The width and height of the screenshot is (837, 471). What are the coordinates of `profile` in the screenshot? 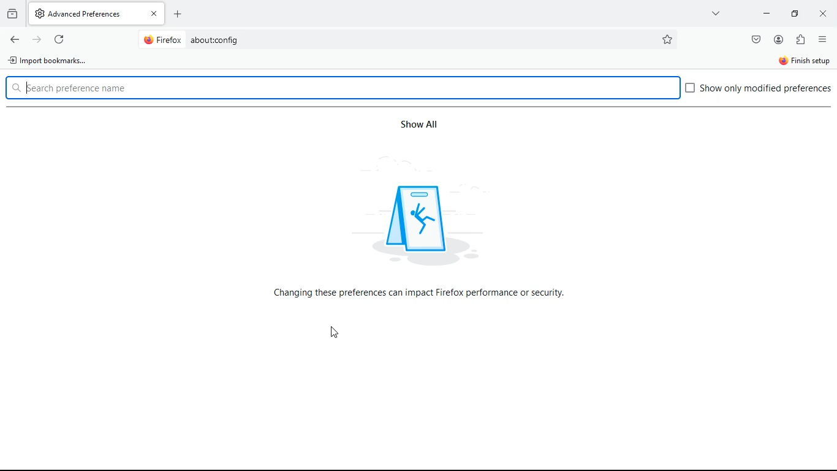 It's located at (779, 40).